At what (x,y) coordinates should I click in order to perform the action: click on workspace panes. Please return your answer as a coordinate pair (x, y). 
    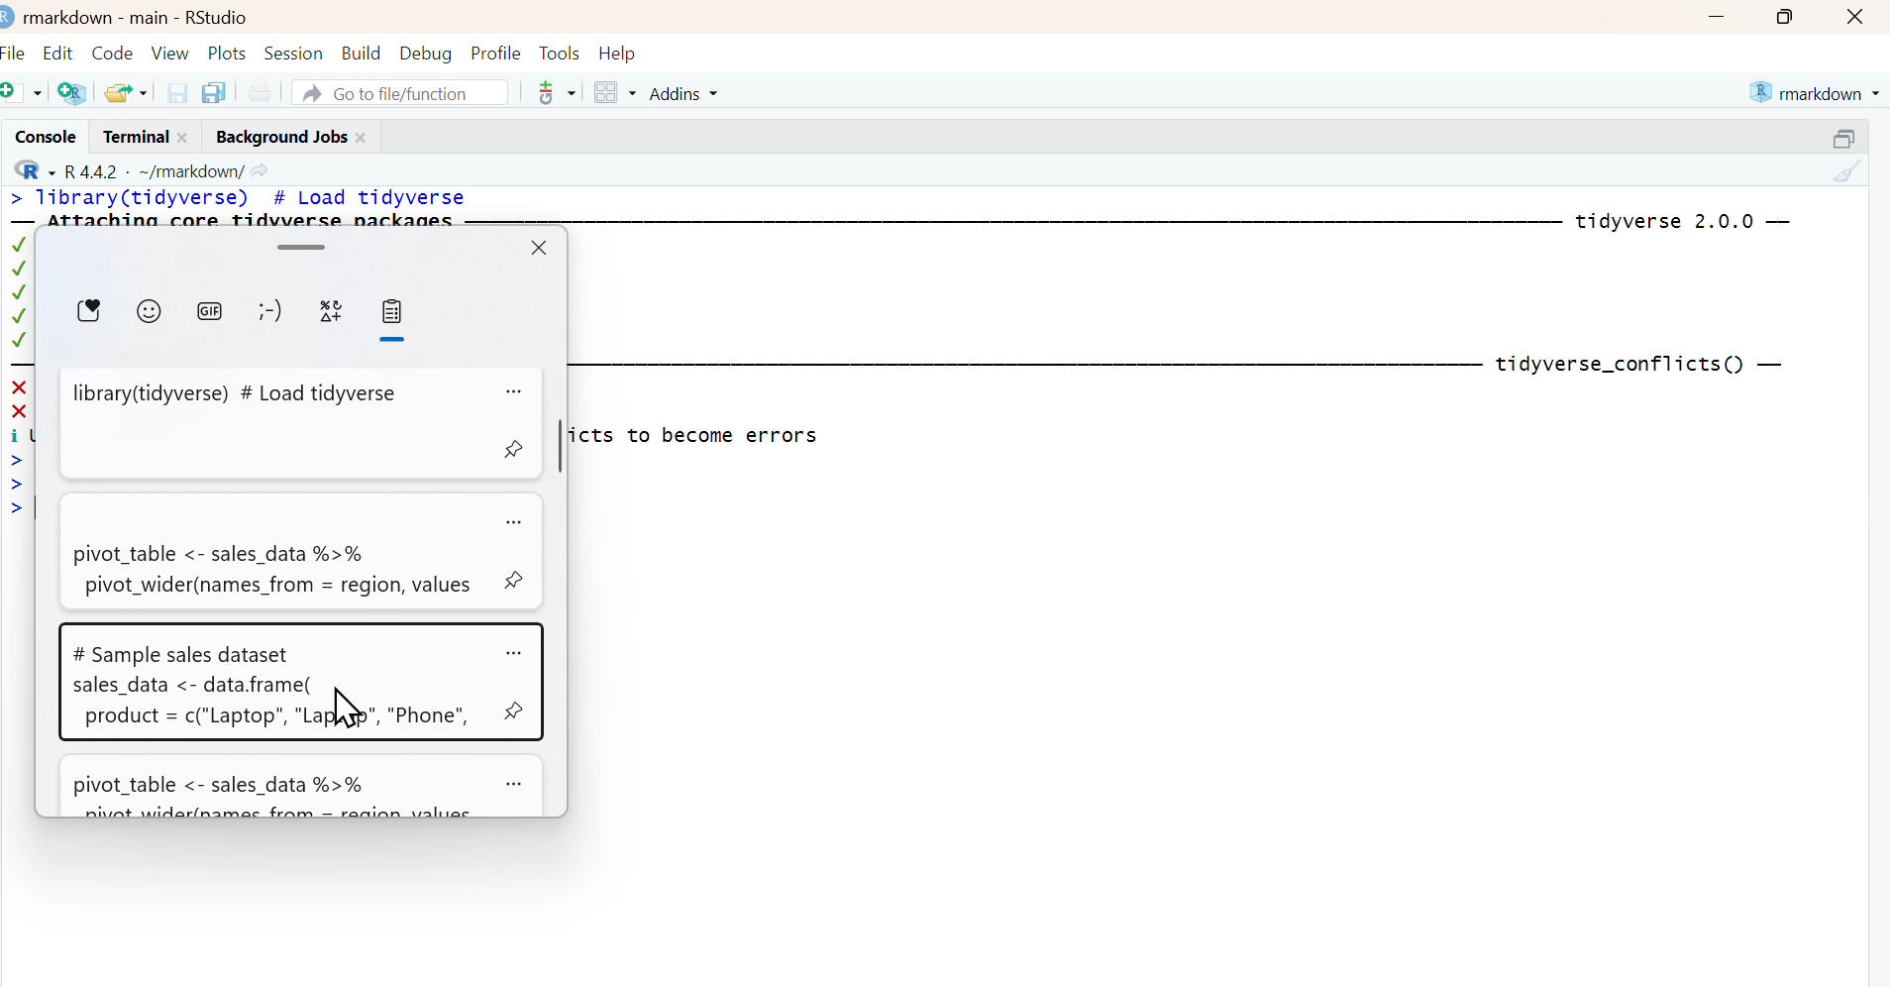
    Looking at the image, I should click on (615, 93).